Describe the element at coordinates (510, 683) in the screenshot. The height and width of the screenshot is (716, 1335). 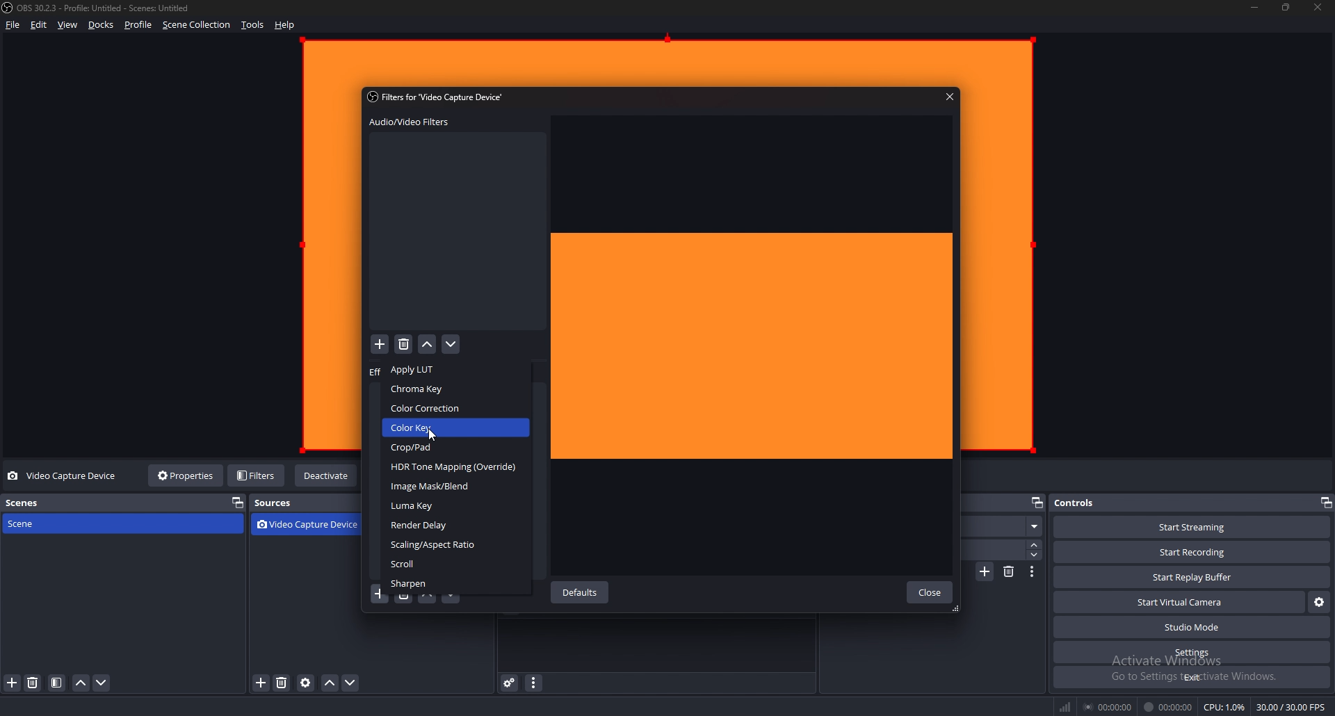
I see `audio mixer settings` at that location.